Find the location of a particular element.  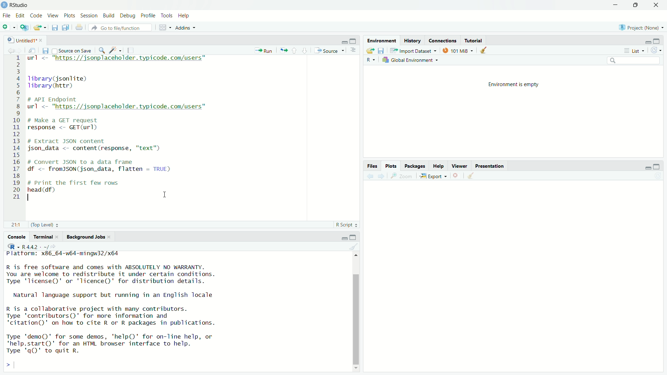

Scroll is located at coordinates (357, 312).